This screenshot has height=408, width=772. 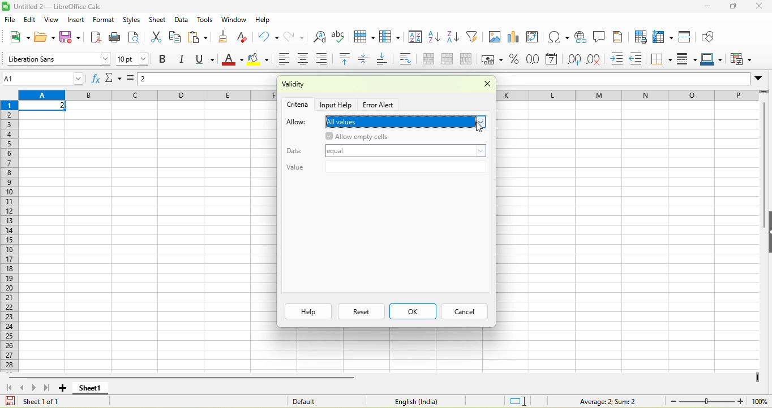 I want to click on function wizard, so click(x=96, y=79).